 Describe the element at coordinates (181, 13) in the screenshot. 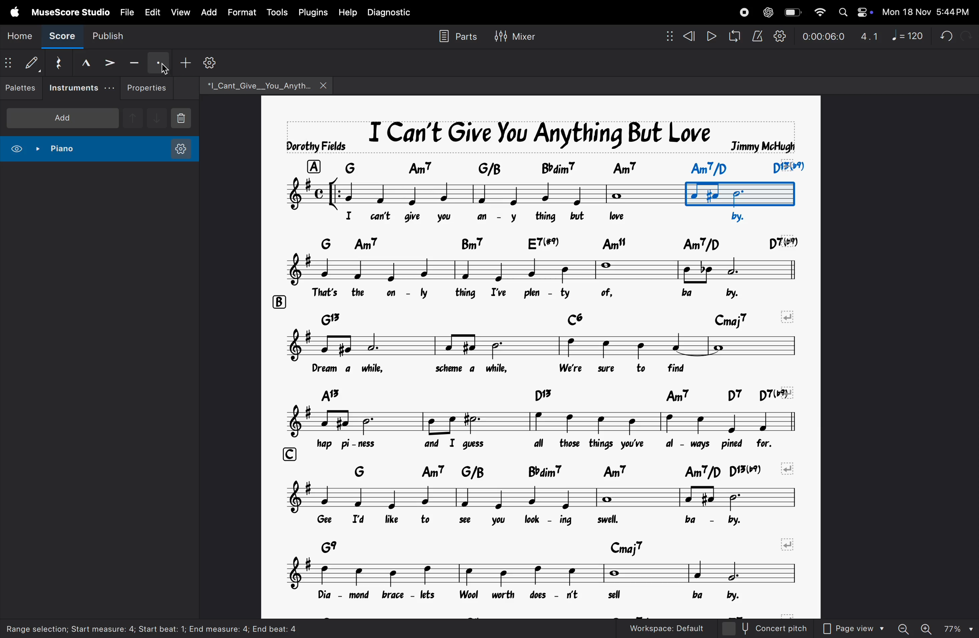

I see `view` at that location.